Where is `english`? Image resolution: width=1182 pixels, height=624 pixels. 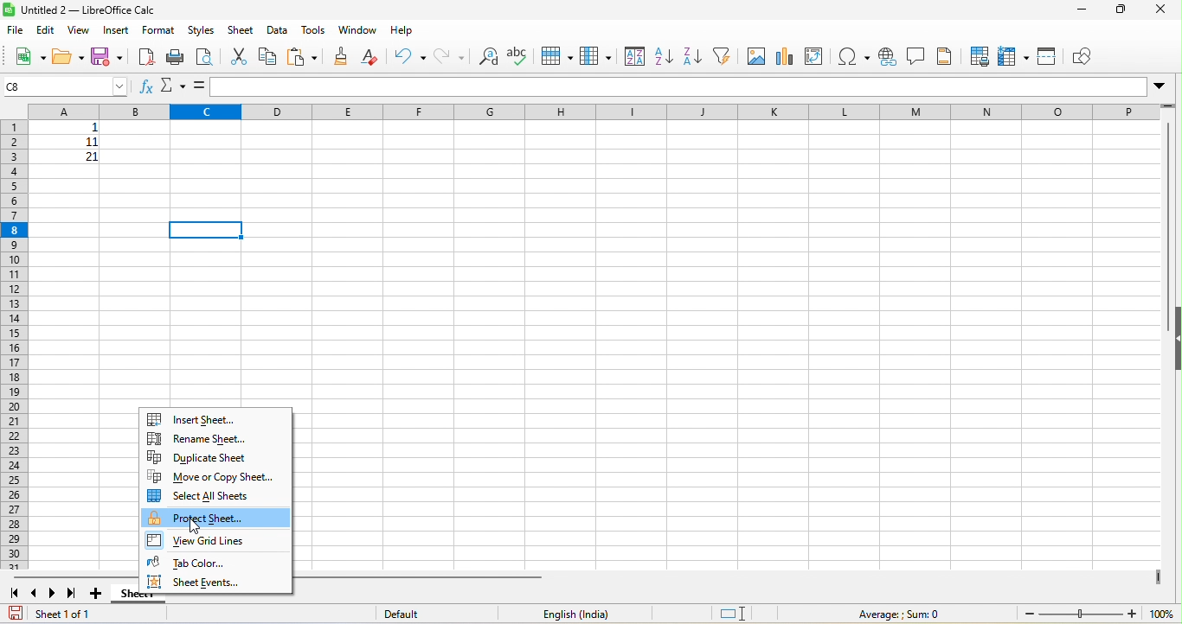 english is located at coordinates (587, 614).